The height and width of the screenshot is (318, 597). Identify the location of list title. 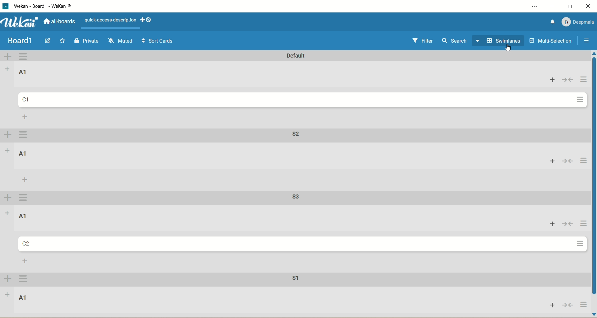
(23, 153).